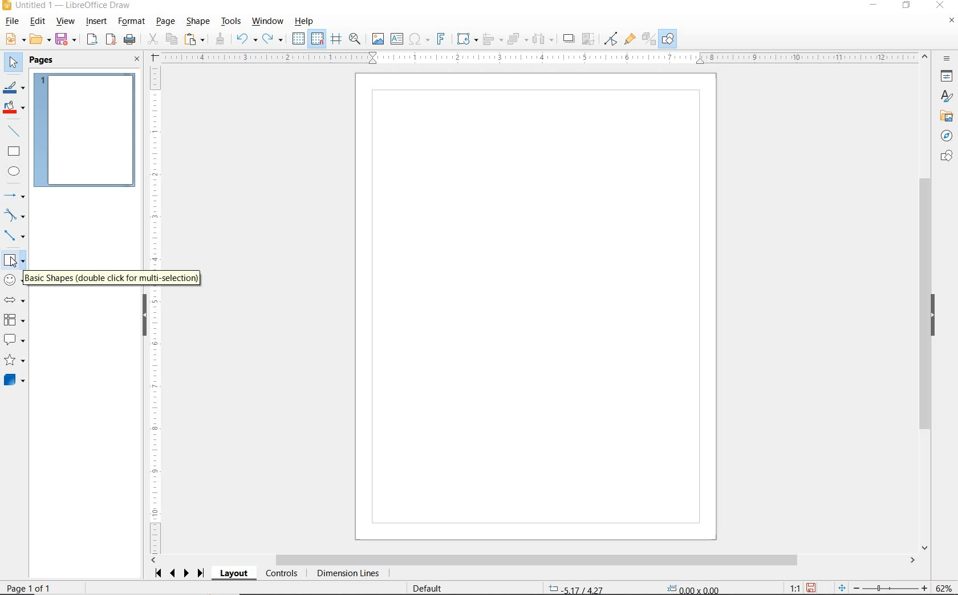  What do you see at coordinates (156, 310) in the screenshot?
I see `RULER` at bounding box center [156, 310].